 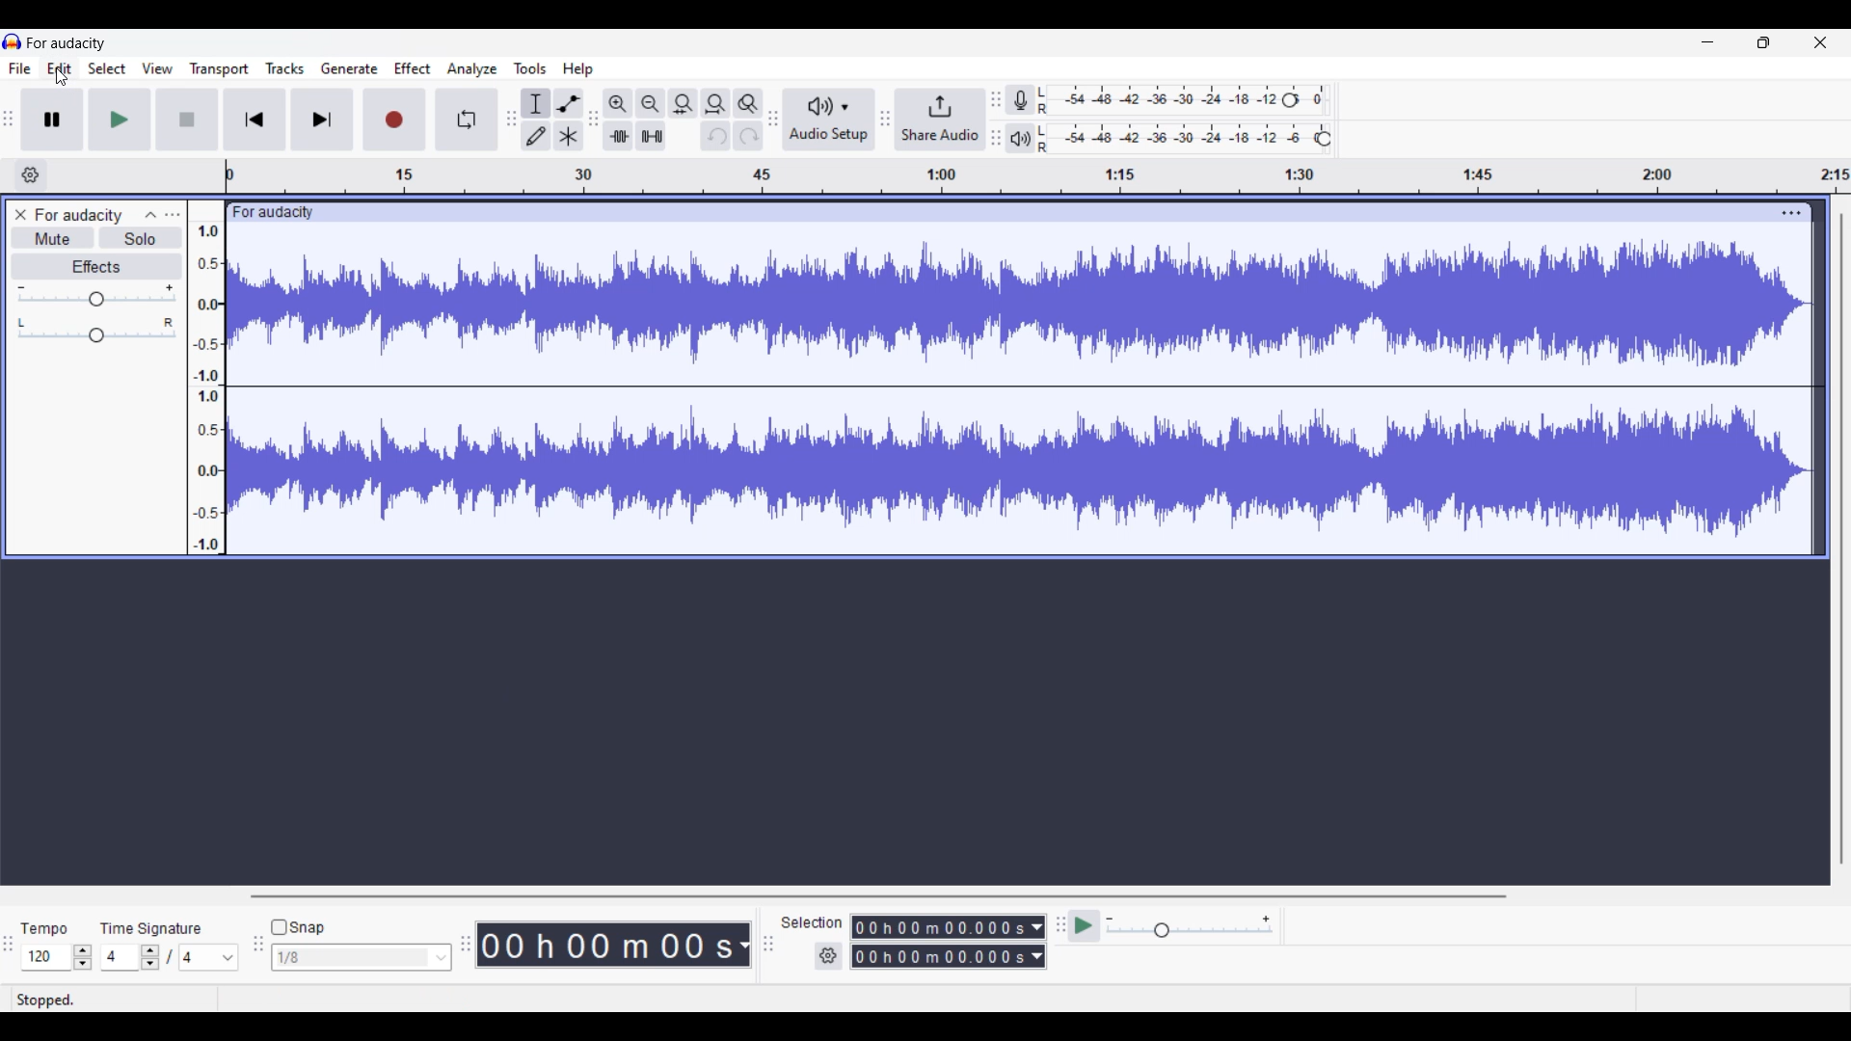 I want to click on Envelop tool, so click(x=570, y=103).